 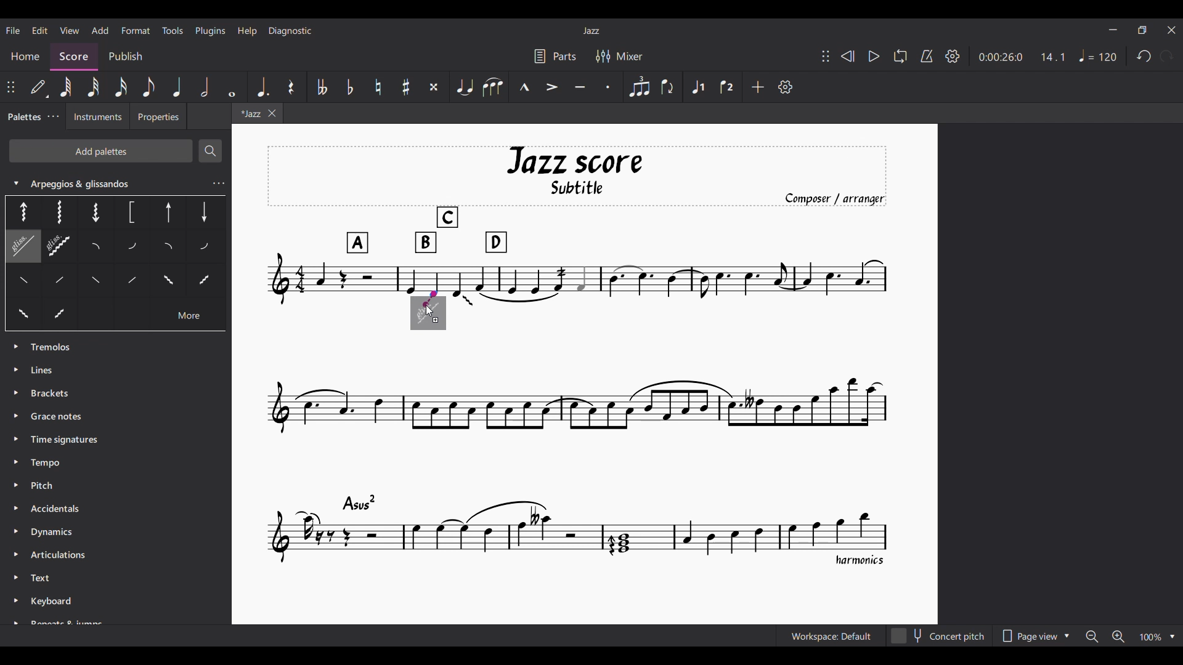 What do you see at coordinates (1113, 30) in the screenshot?
I see `Minimize` at bounding box center [1113, 30].